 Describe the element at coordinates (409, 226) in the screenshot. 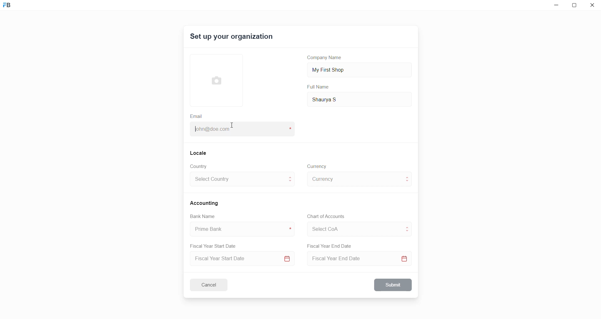

I see `move to above CoA` at that location.